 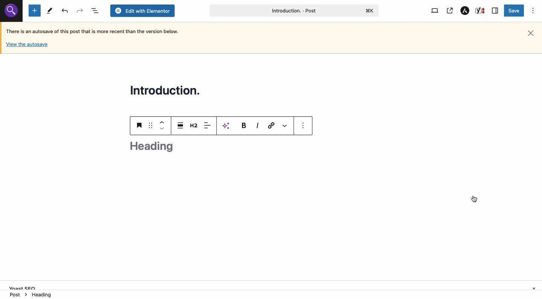 What do you see at coordinates (79, 11) in the screenshot?
I see `Undo` at bounding box center [79, 11].